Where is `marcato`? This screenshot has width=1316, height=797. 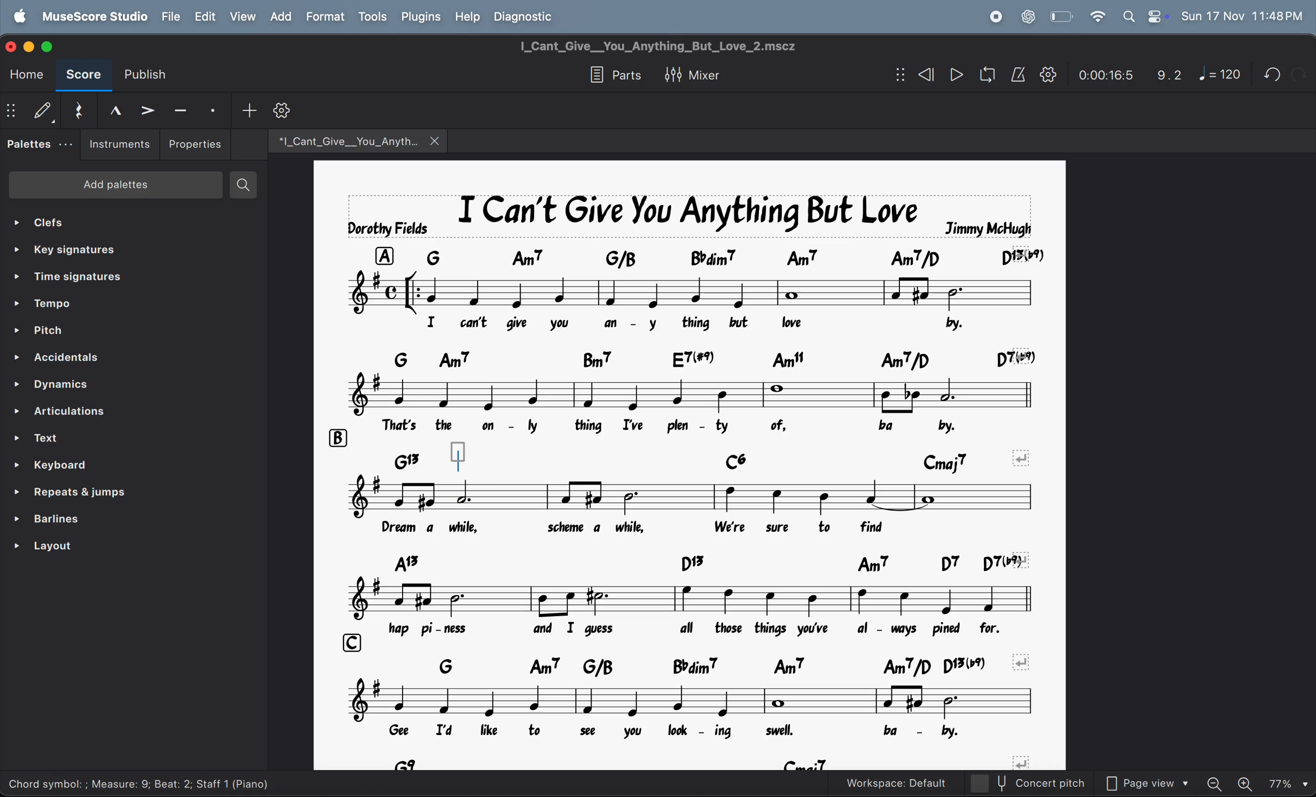 marcato is located at coordinates (114, 109).